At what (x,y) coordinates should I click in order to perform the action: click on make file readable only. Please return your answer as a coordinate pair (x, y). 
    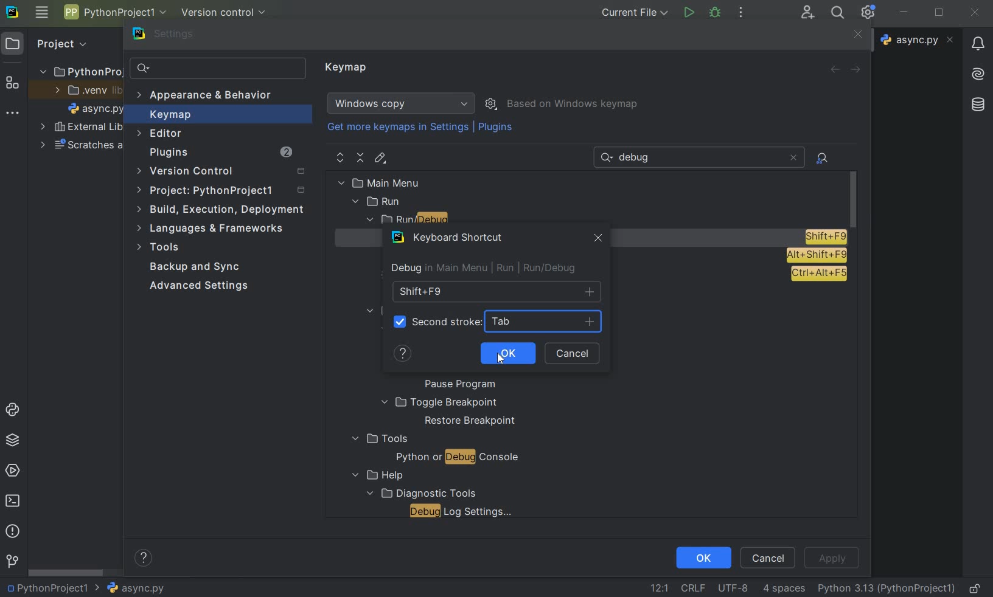
    Looking at the image, I should click on (976, 587).